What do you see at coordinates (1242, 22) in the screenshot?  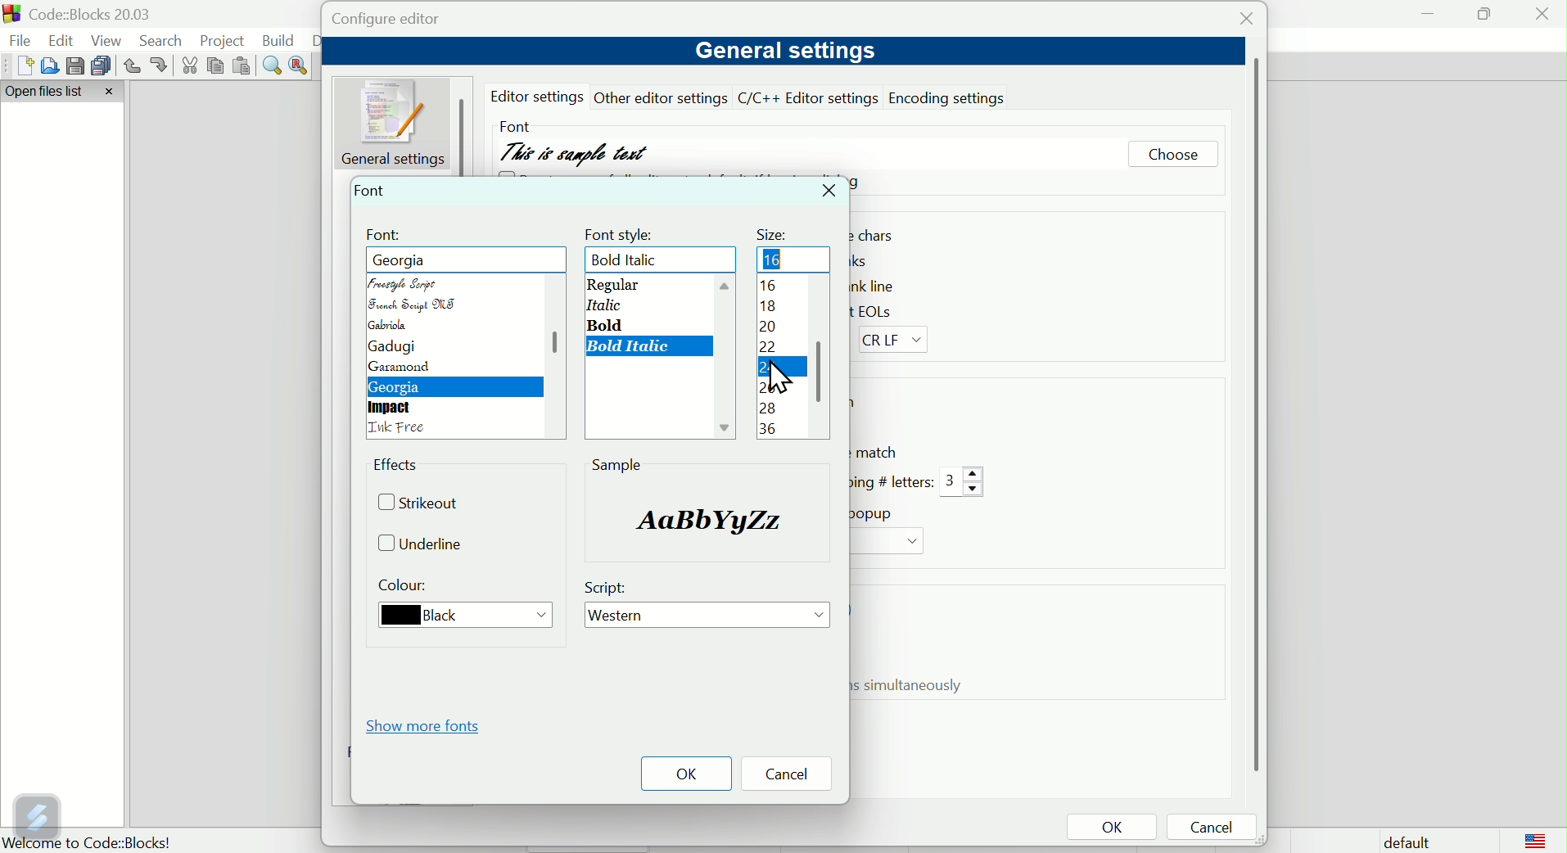 I see `Close` at bounding box center [1242, 22].